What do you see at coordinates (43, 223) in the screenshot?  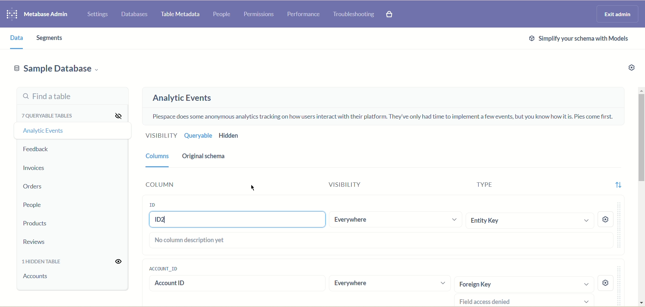 I see `Products` at bounding box center [43, 223].